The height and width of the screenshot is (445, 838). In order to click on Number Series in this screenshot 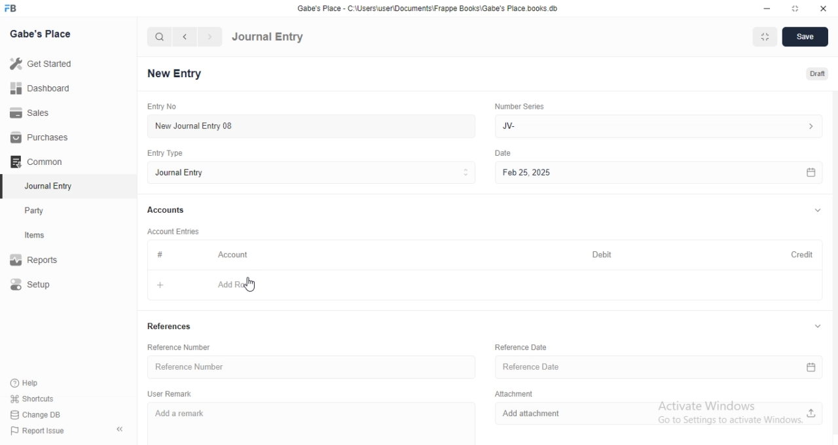, I will do `click(519, 107)`.